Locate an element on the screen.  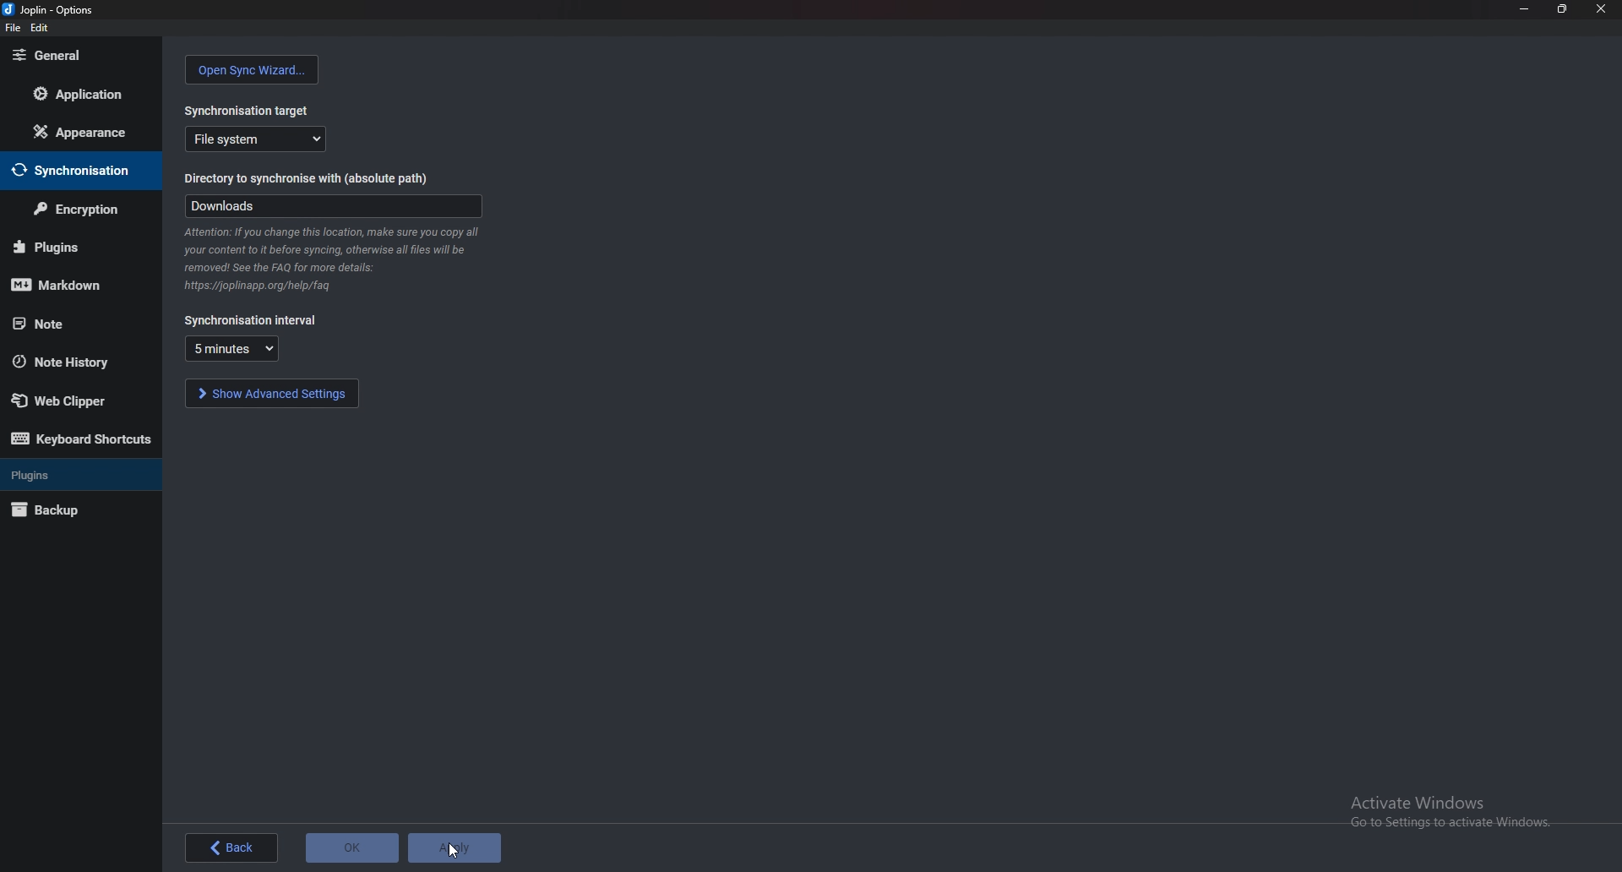
Directory to synchronise with Absolute path is located at coordinates (316, 180).